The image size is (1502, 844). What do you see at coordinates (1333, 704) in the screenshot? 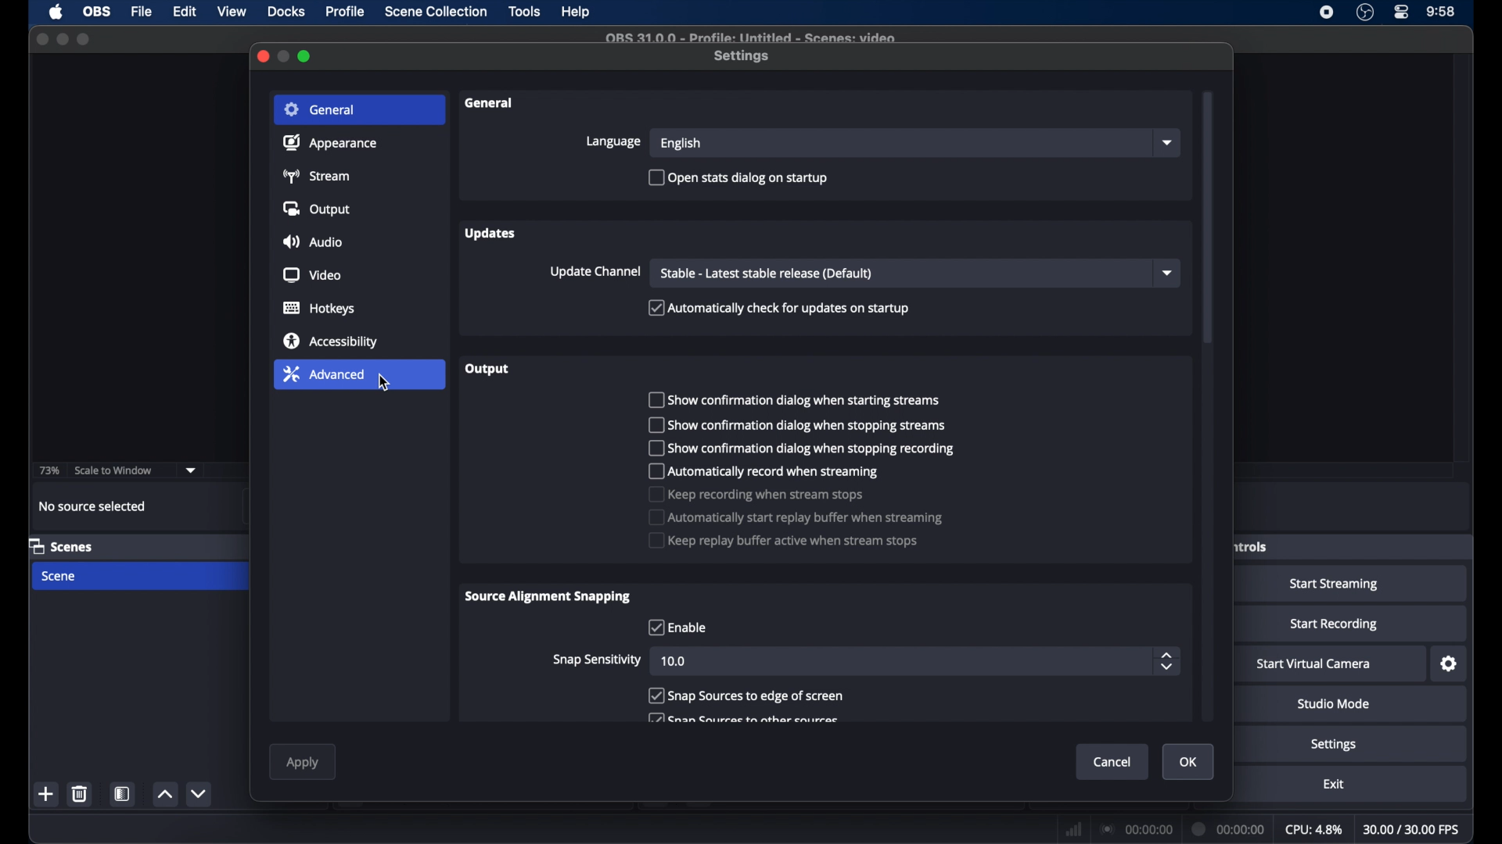
I see `studio mode` at bounding box center [1333, 704].